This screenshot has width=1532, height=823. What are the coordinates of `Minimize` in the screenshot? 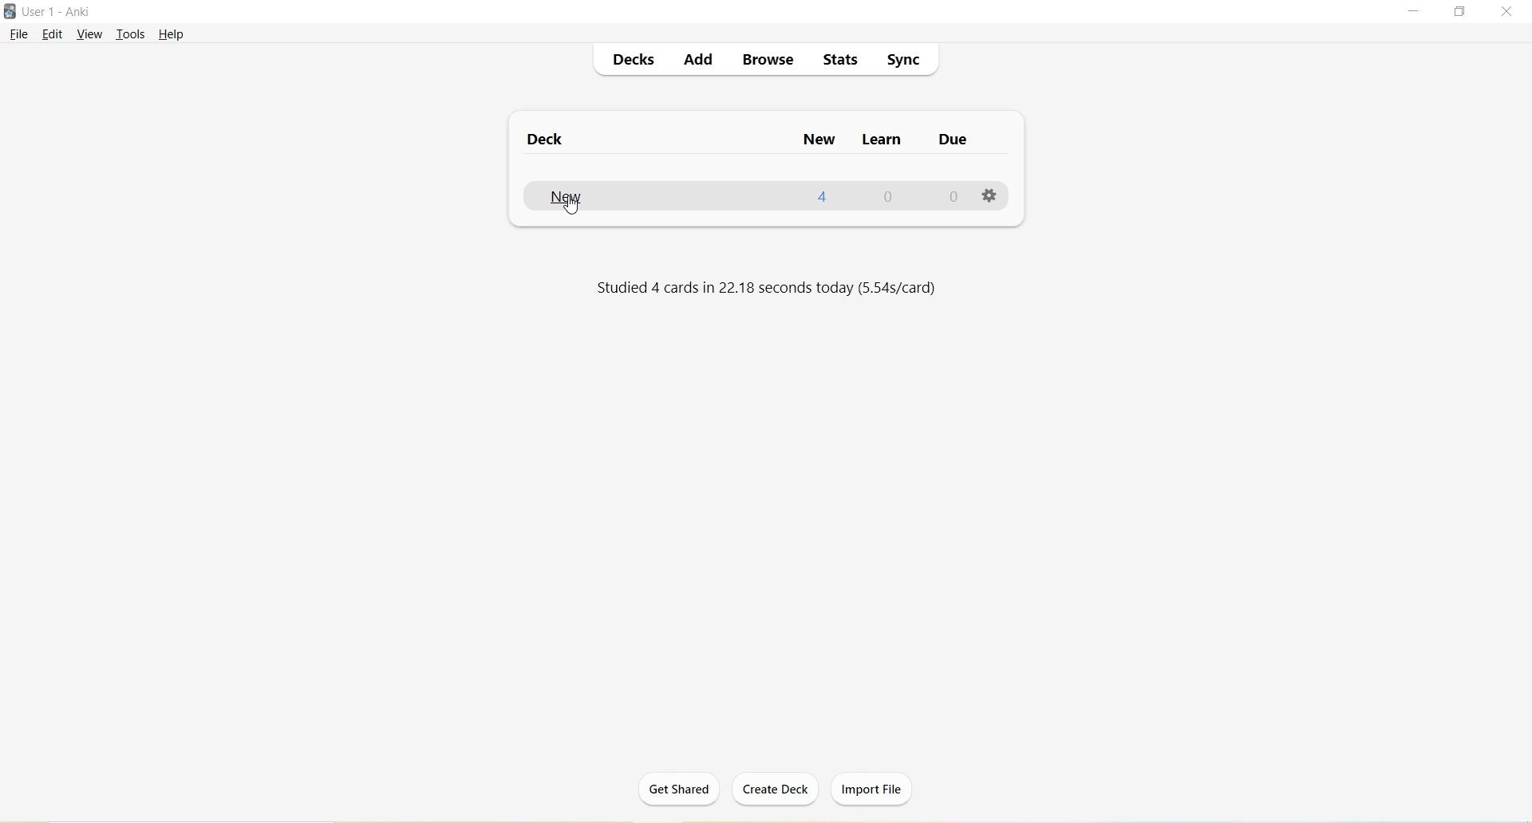 It's located at (1414, 11).